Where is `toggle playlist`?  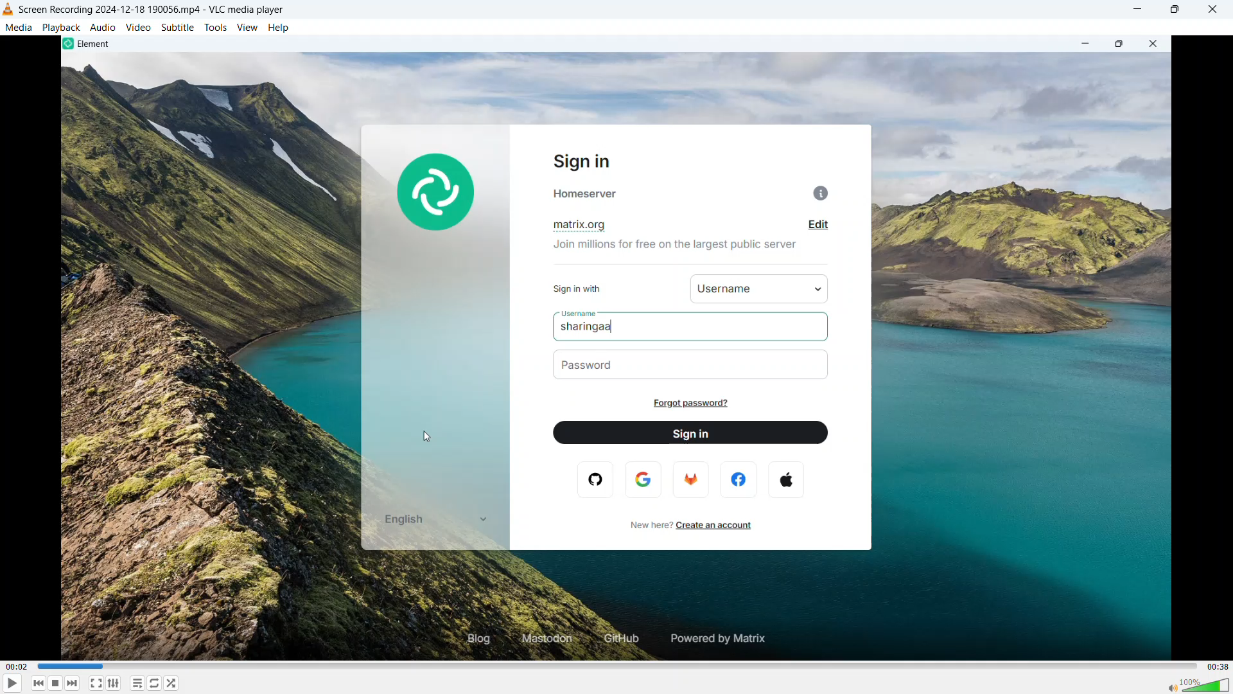
toggle playlist is located at coordinates (137, 683).